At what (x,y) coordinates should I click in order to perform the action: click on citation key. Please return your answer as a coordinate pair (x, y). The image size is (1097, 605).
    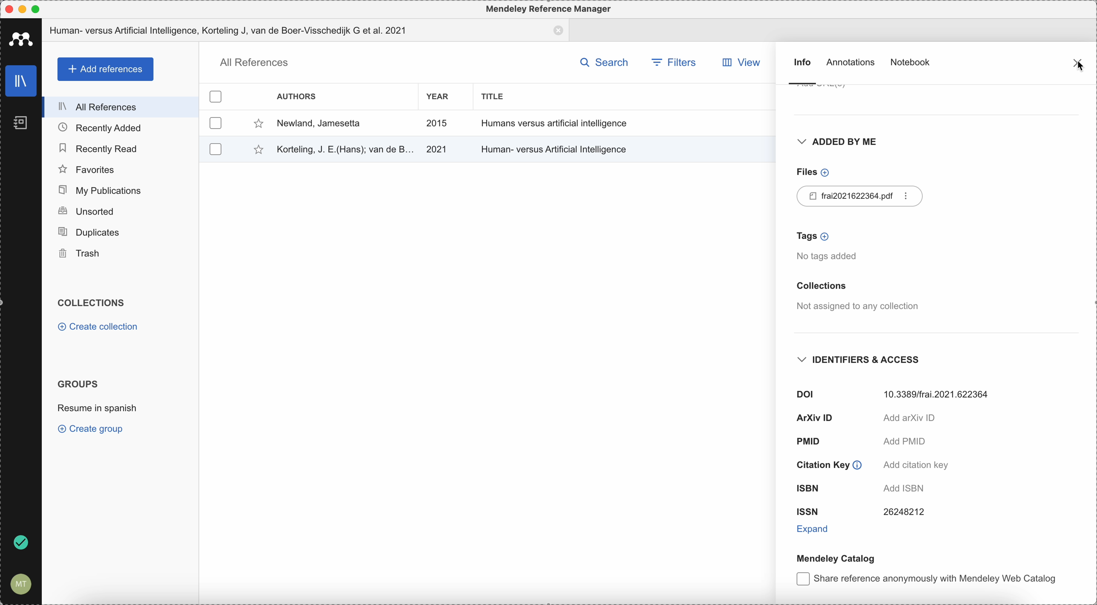
    Looking at the image, I should click on (870, 465).